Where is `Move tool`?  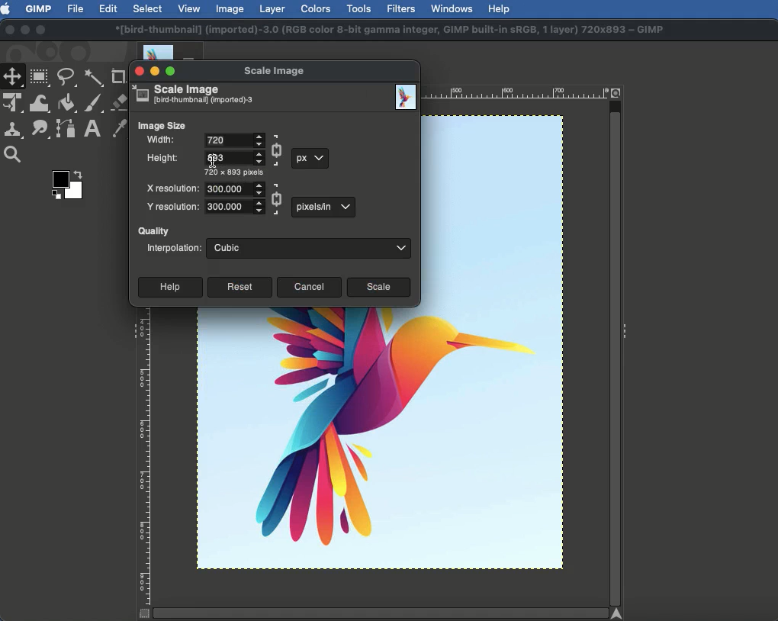
Move tool is located at coordinates (13, 77).